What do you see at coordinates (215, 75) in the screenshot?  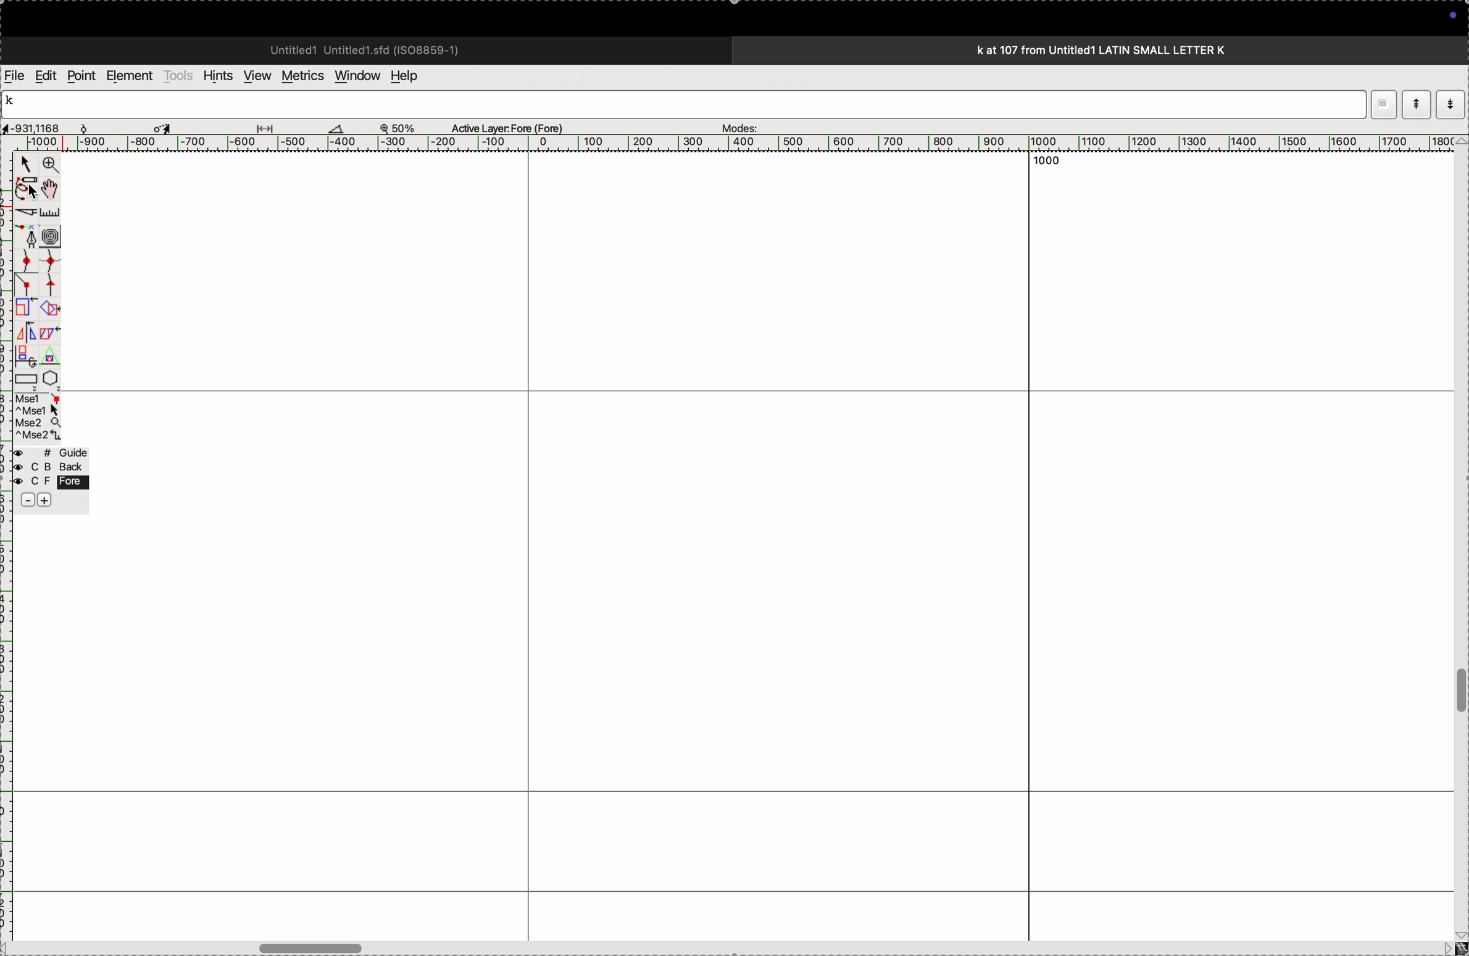 I see `hints` at bounding box center [215, 75].